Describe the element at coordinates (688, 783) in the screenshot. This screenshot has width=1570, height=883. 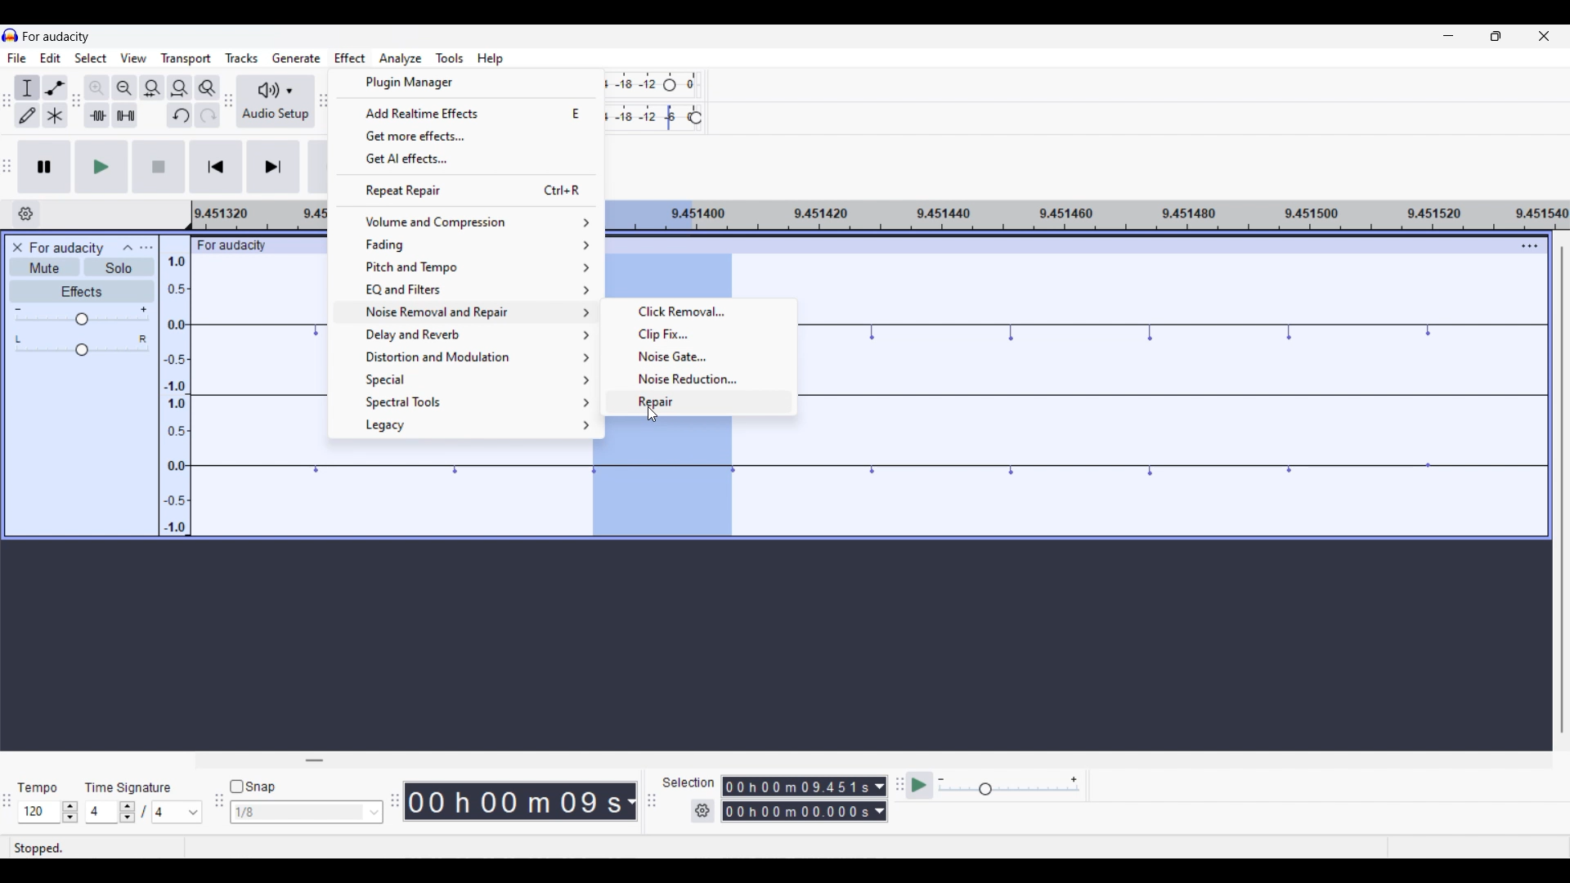
I see `Indicates selection duration` at that location.